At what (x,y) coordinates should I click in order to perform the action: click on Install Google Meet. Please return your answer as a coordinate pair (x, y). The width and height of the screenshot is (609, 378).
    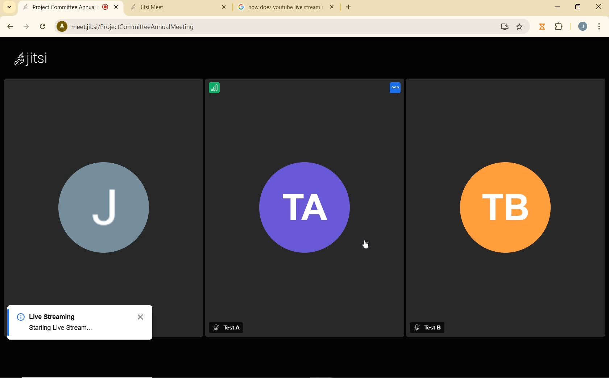
    Looking at the image, I should click on (505, 27).